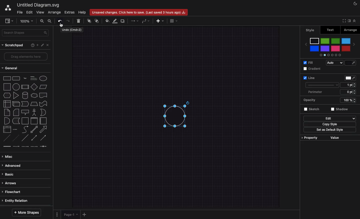 This screenshot has height=219, width=360. What do you see at coordinates (19, 12) in the screenshot?
I see `File` at bounding box center [19, 12].